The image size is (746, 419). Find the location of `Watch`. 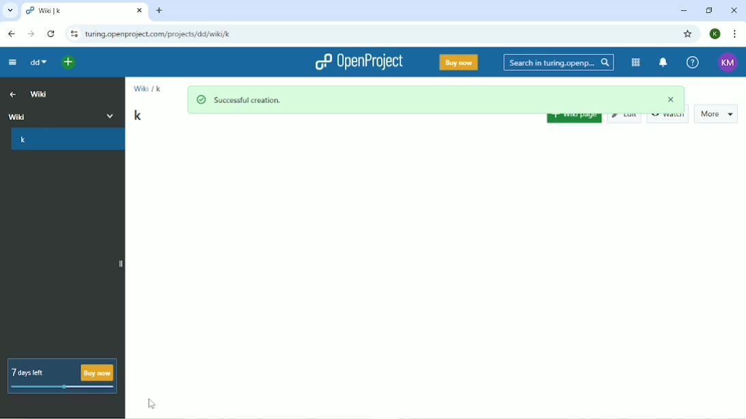

Watch is located at coordinates (669, 117).